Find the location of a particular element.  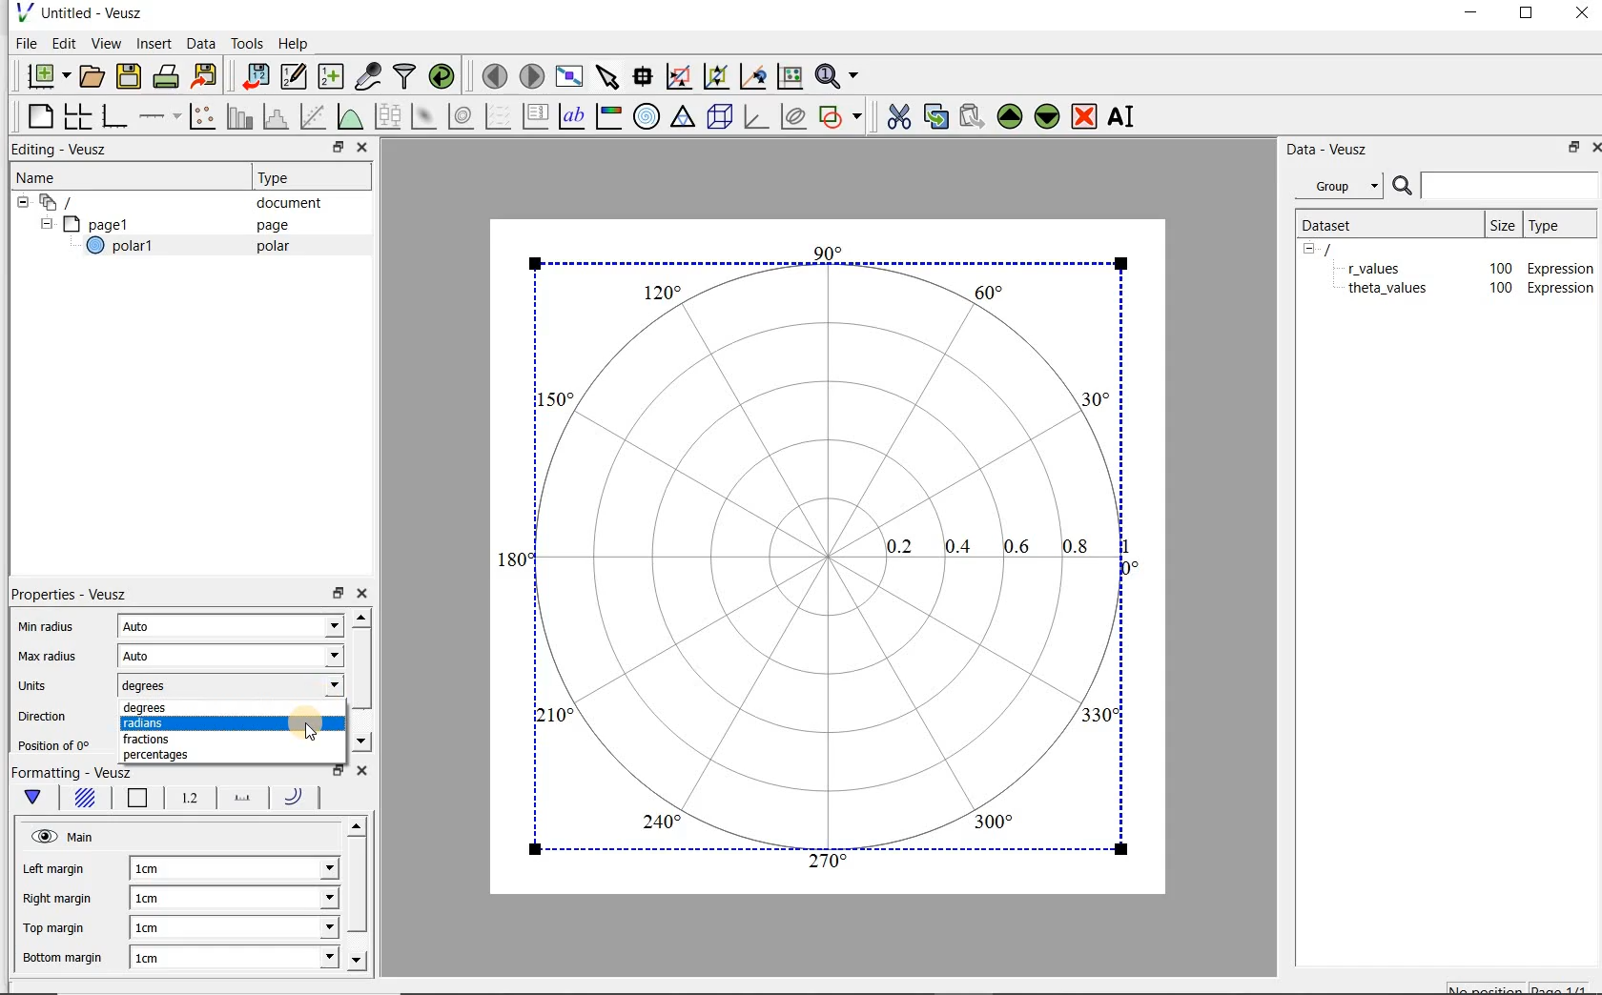

plot a vector field is located at coordinates (499, 114).